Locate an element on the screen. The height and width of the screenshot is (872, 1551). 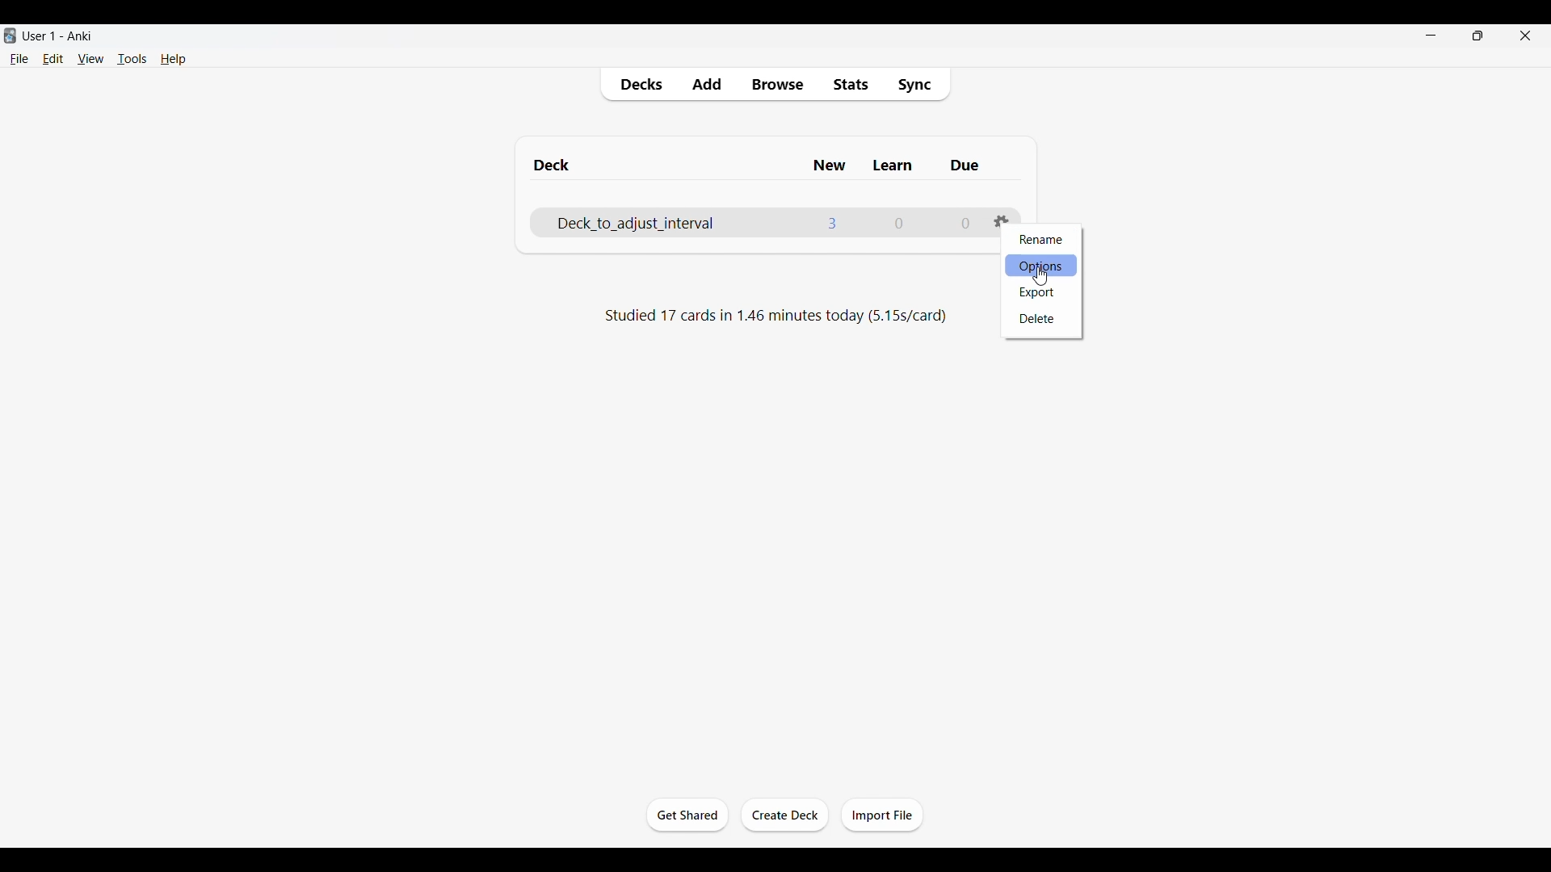
Number of new cards is located at coordinates (830, 223).